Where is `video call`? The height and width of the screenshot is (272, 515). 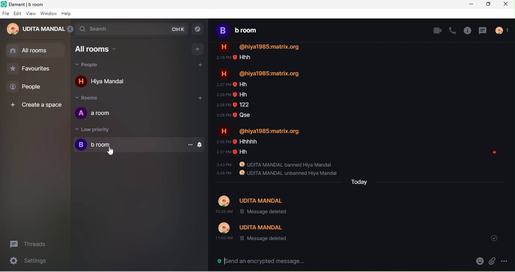 video call is located at coordinates (438, 31).